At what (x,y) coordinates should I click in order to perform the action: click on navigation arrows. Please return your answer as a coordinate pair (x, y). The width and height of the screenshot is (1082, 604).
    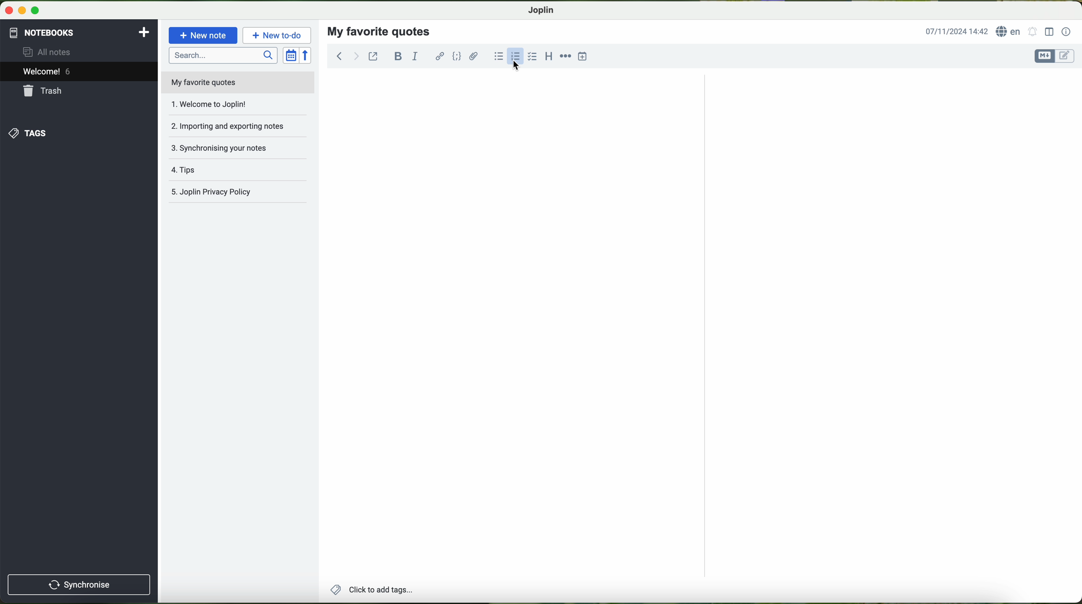
    Looking at the image, I should click on (344, 56).